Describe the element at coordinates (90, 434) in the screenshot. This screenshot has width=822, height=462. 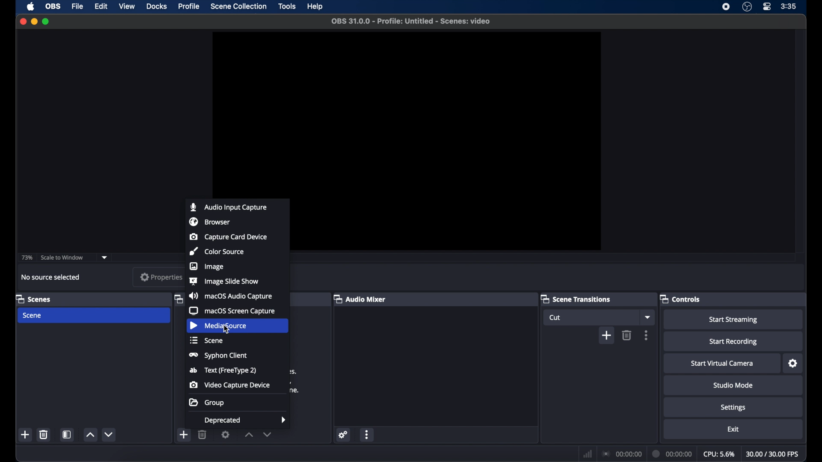
I see `increment` at that location.